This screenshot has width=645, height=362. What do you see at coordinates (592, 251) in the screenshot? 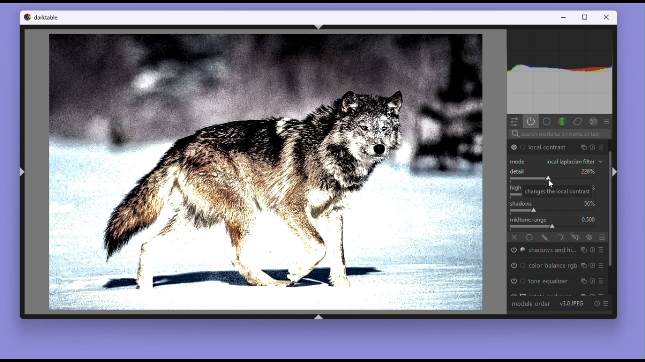
I see `reset parameters` at bounding box center [592, 251].